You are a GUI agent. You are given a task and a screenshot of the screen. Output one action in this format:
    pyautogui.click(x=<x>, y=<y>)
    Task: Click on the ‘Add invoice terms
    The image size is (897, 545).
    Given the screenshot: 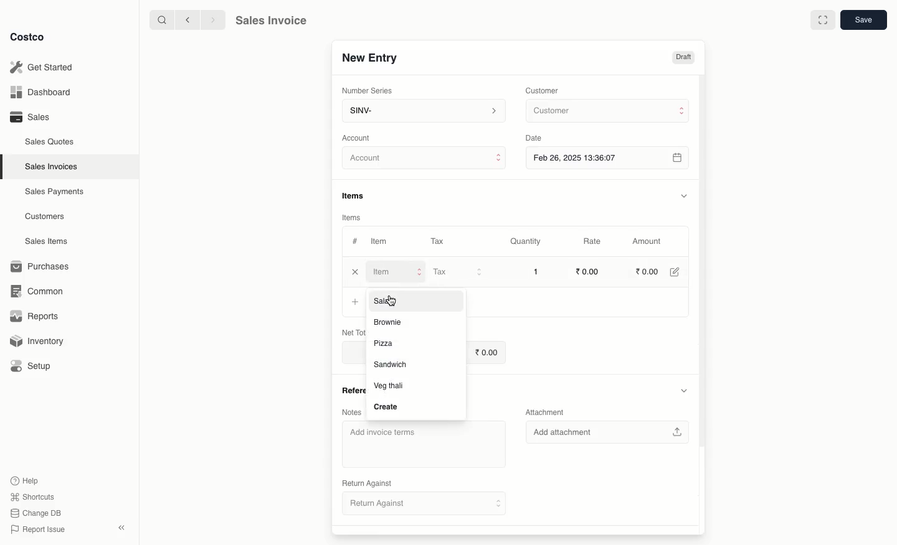 What is the action you would take?
    pyautogui.click(x=421, y=443)
    